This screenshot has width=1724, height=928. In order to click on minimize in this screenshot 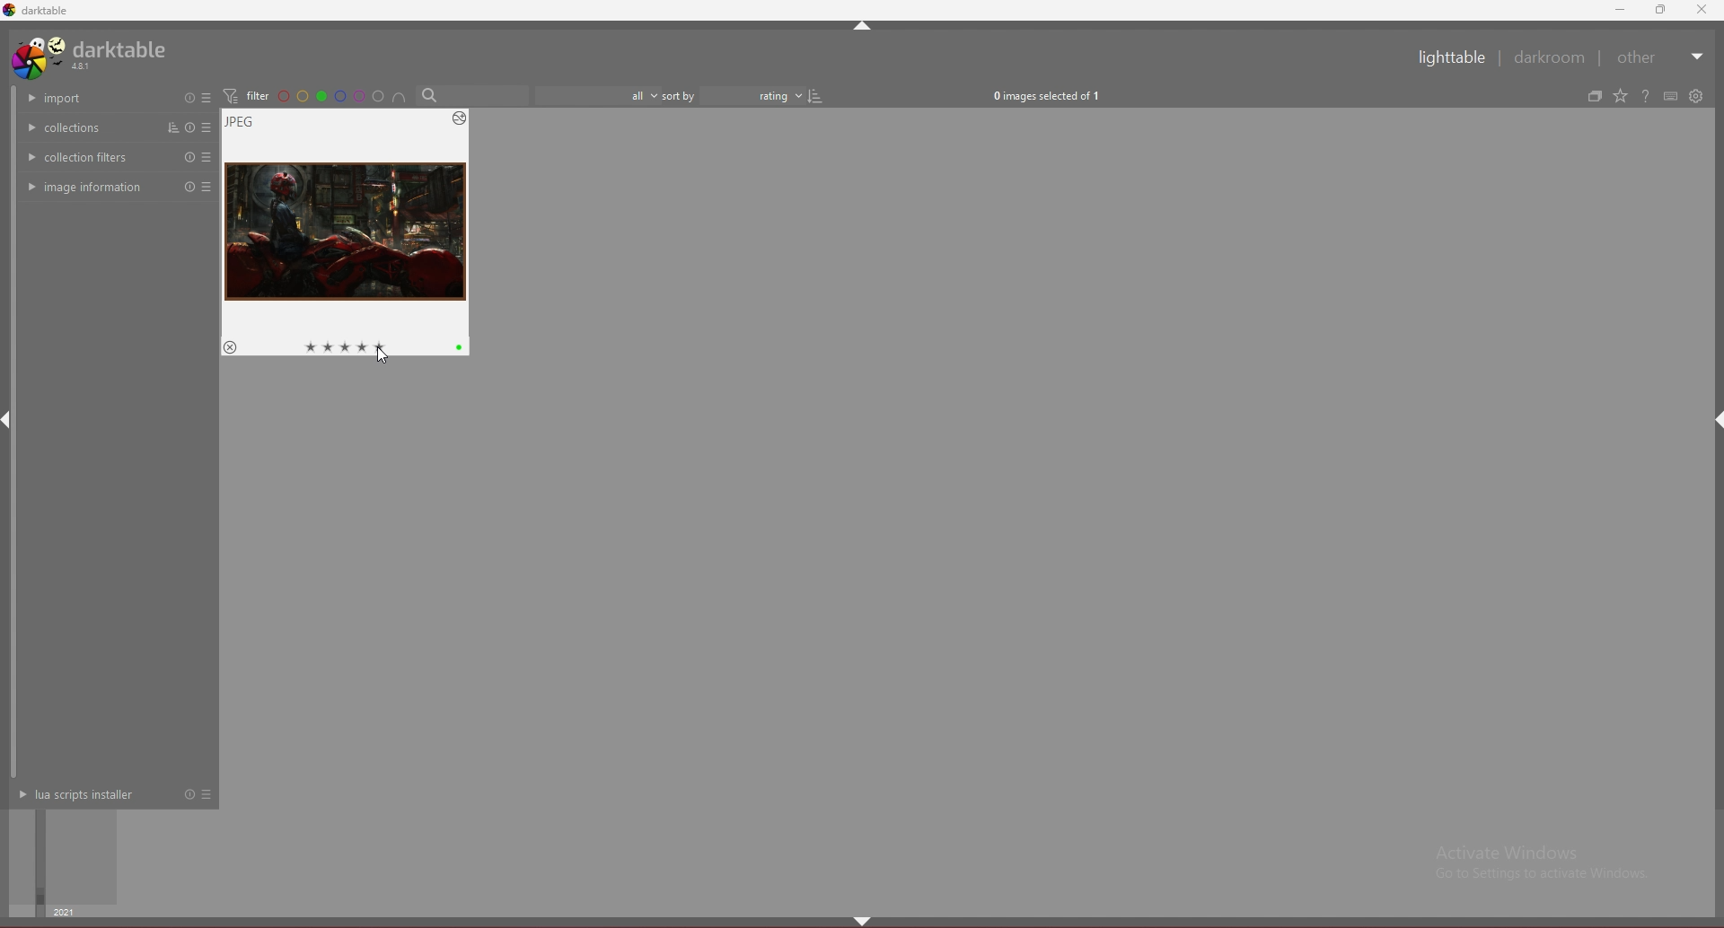, I will do `click(1621, 10)`.